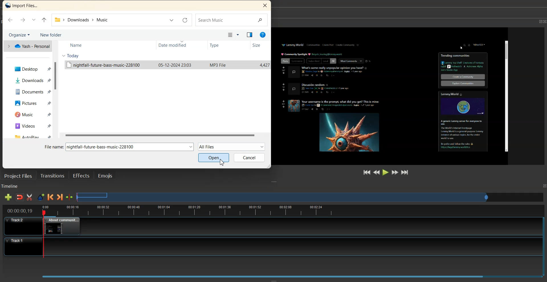  Describe the element at coordinates (56, 90) in the screenshot. I see `Vertical Scrollbar` at that location.